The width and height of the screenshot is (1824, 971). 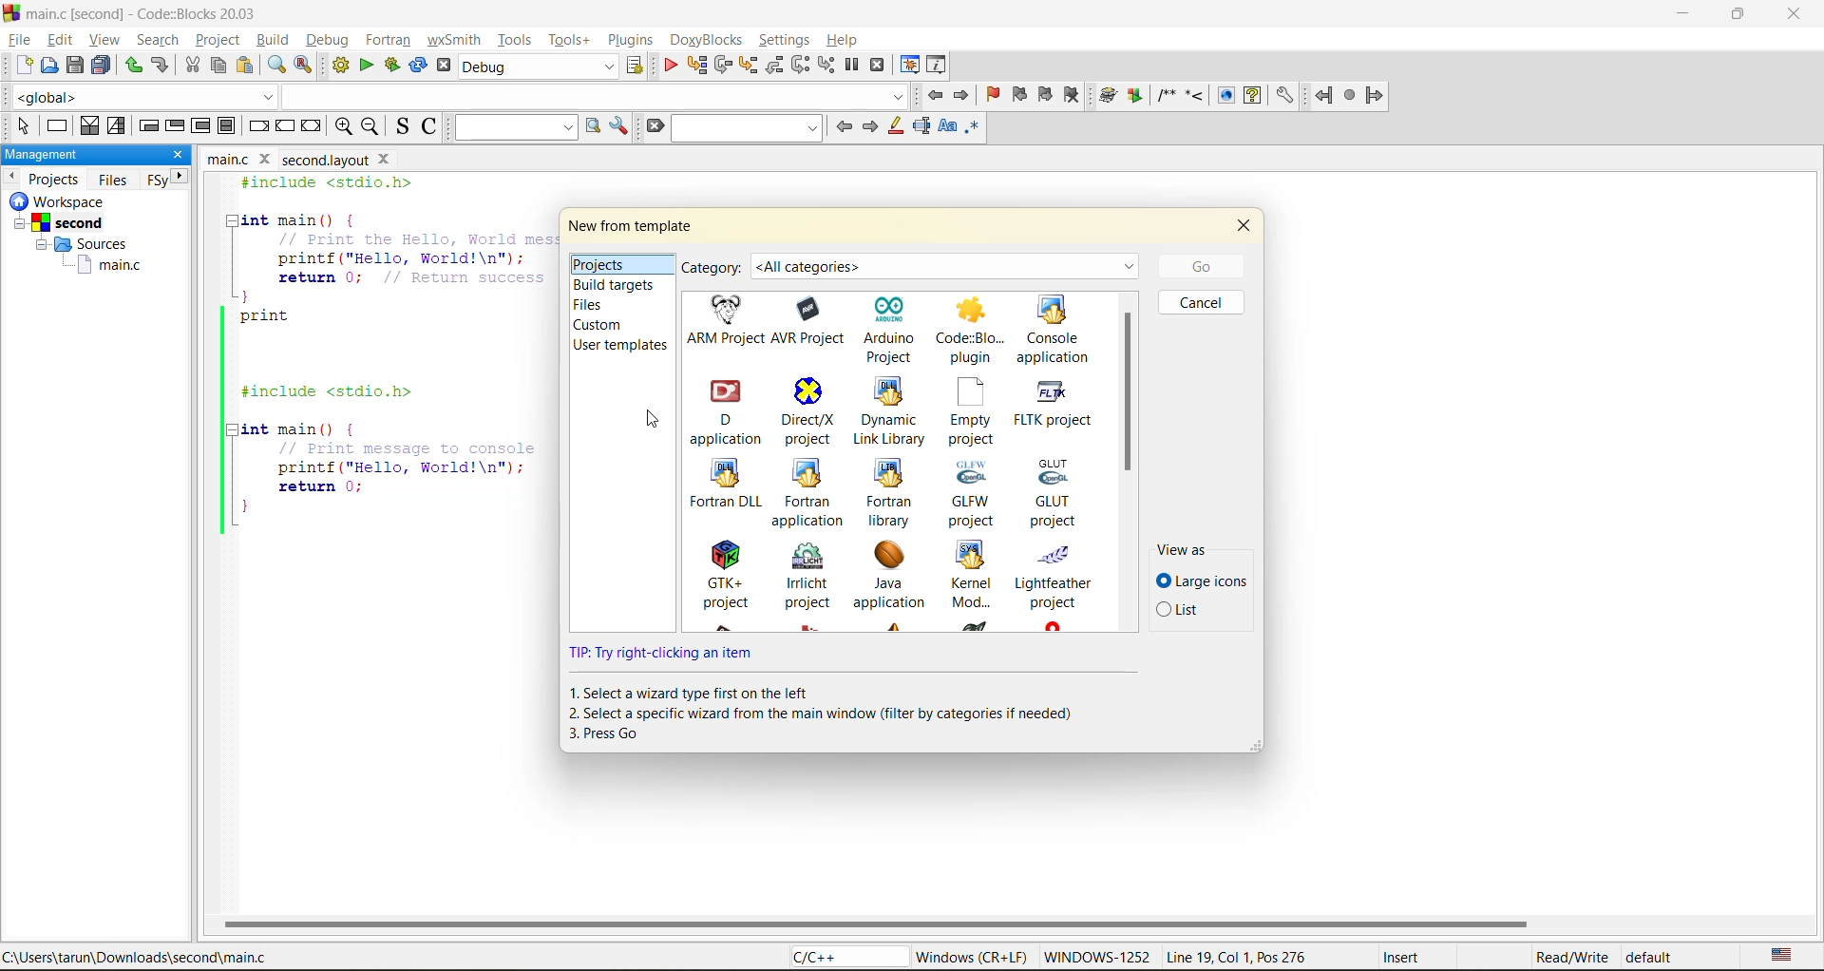 What do you see at coordinates (228, 127) in the screenshot?
I see `block instruction` at bounding box center [228, 127].